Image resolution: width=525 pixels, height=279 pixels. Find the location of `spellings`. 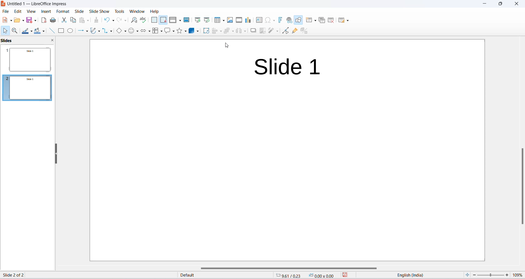

spellings is located at coordinates (143, 20).